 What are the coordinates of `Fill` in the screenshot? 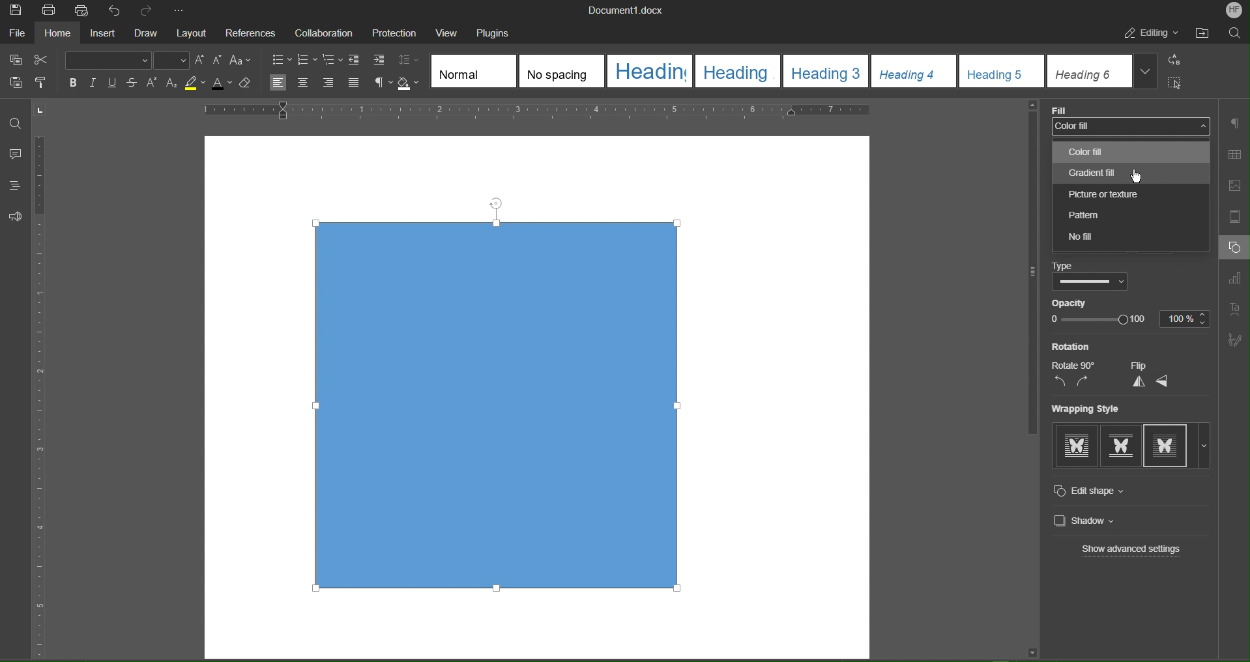 It's located at (1061, 108).